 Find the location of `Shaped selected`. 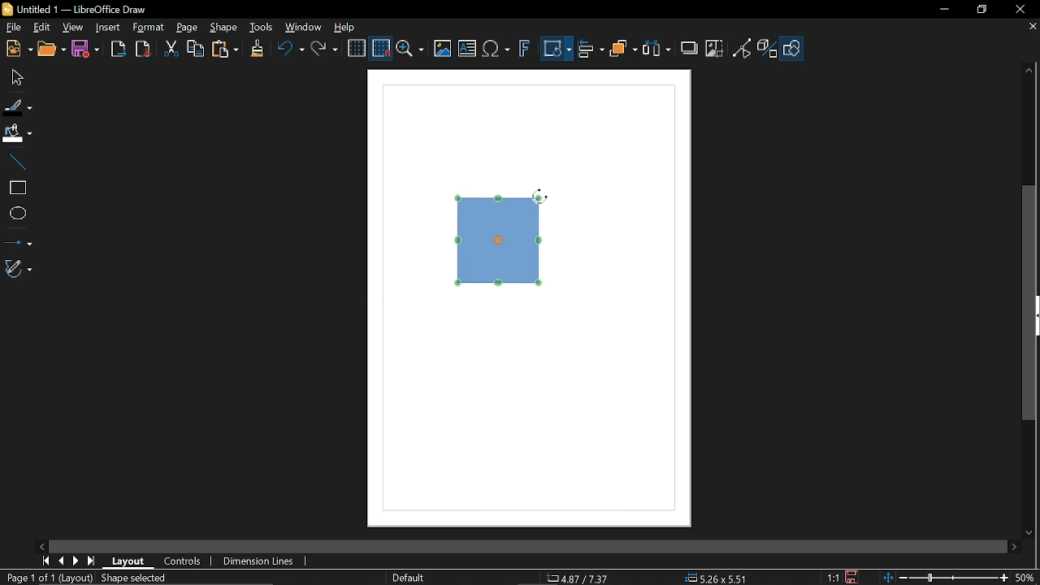

Shaped selected is located at coordinates (137, 578).